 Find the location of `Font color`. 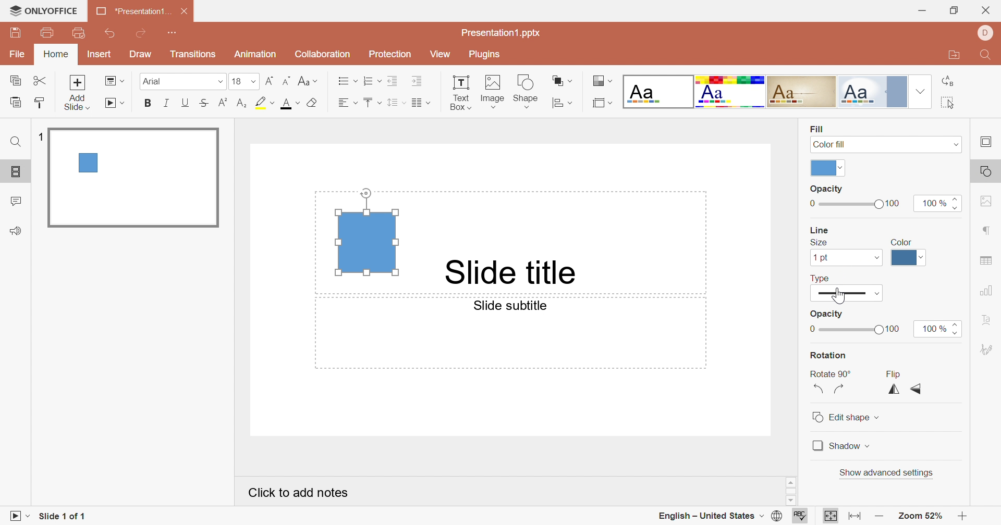

Font color is located at coordinates (287, 104).